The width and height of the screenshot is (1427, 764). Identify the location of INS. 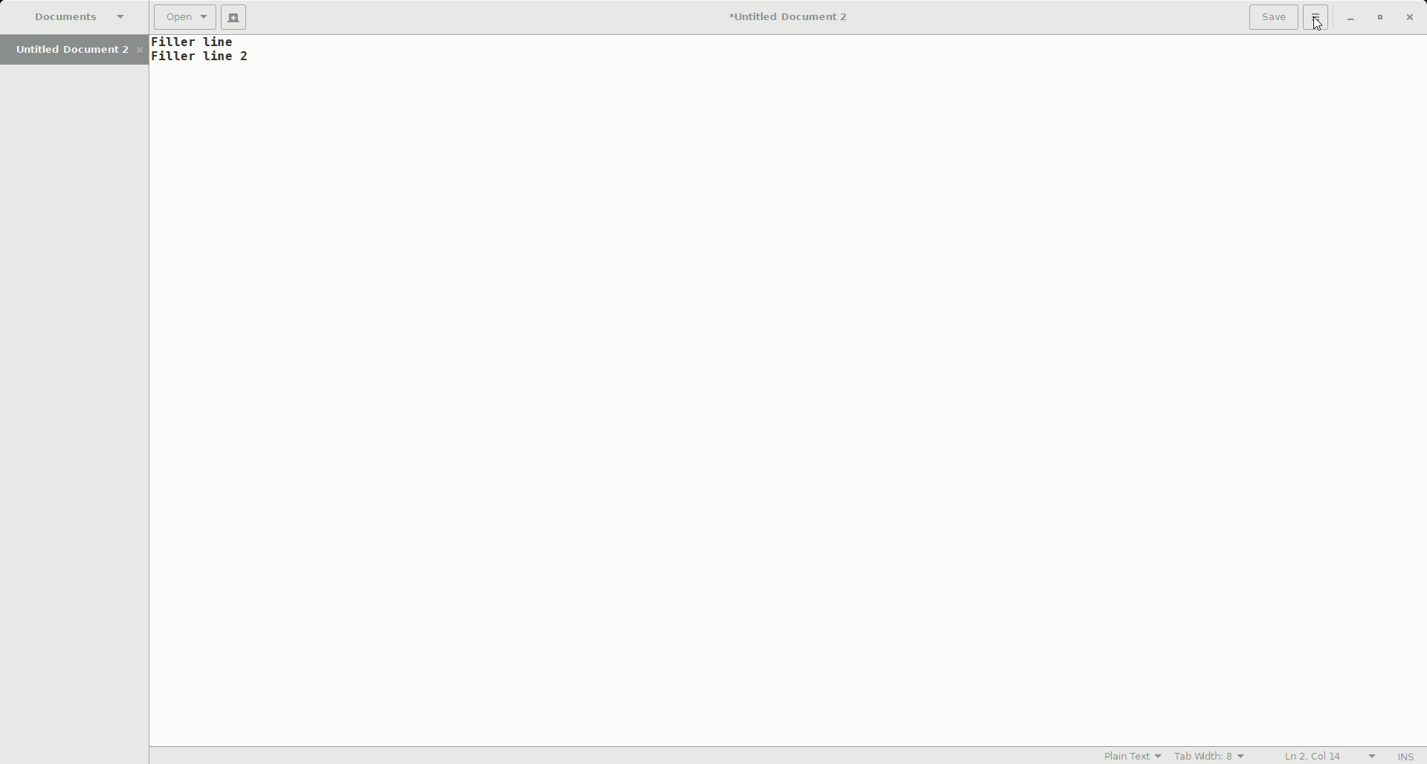
(1407, 757).